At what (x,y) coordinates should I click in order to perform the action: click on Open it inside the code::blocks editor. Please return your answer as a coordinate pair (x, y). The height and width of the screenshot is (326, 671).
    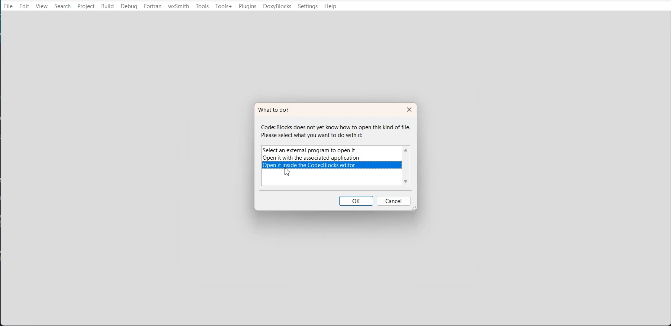
    Looking at the image, I should click on (331, 166).